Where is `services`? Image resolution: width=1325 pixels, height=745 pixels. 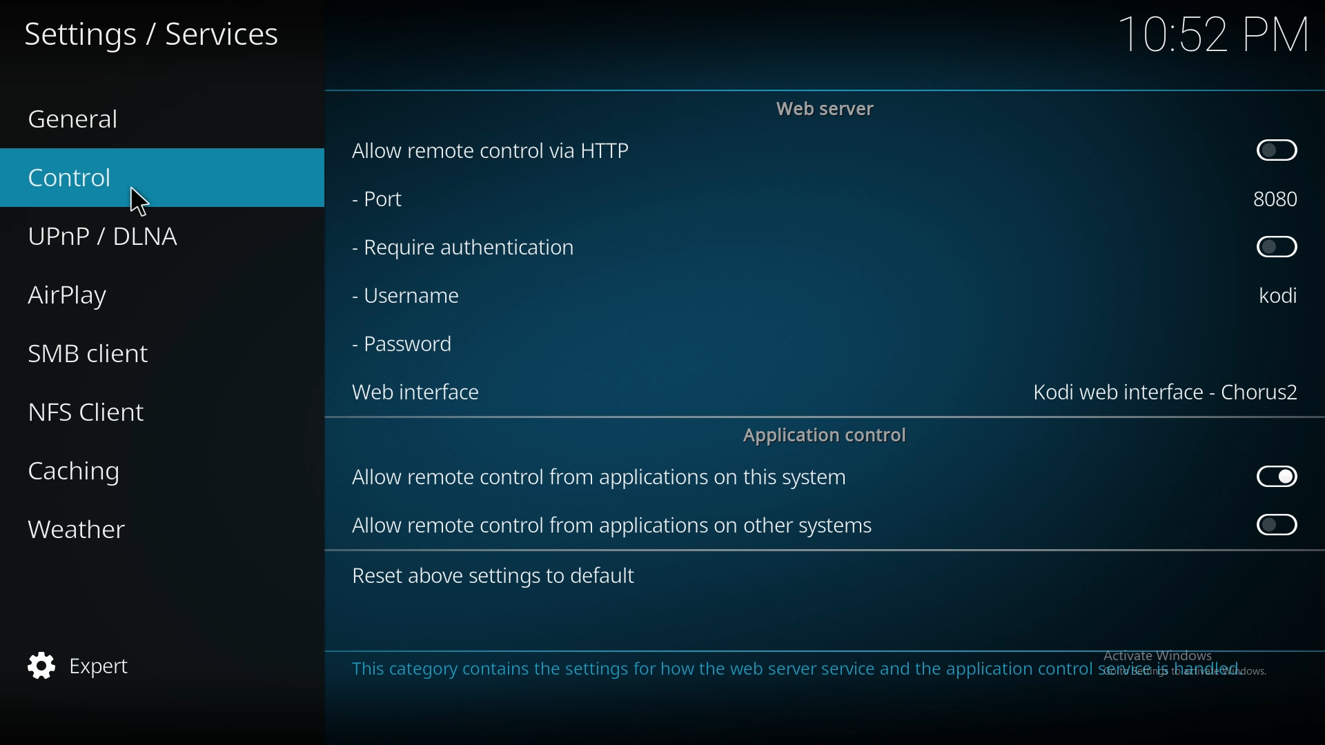
services is located at coordinates (153, 31).